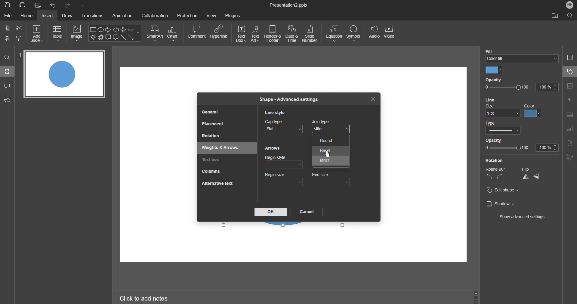 This screenshot has height=304, width=577. Describe the element at coordinates (489, 177) in the screenshot. I see `left` at that location.